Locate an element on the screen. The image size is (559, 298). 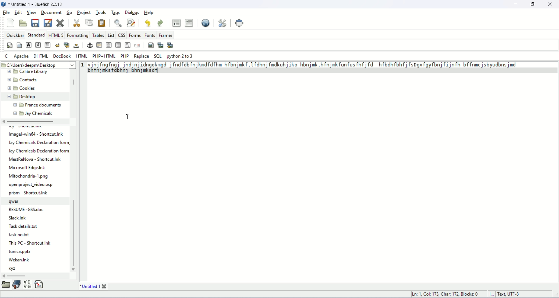
indent is located at coordinates (190, 23).